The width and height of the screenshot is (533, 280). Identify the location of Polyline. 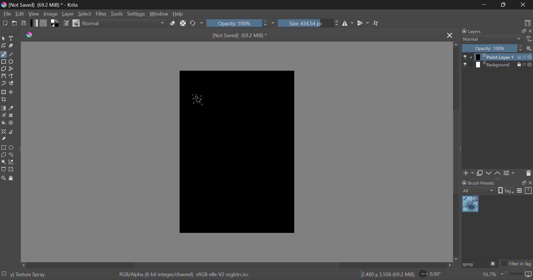
(12, 69).